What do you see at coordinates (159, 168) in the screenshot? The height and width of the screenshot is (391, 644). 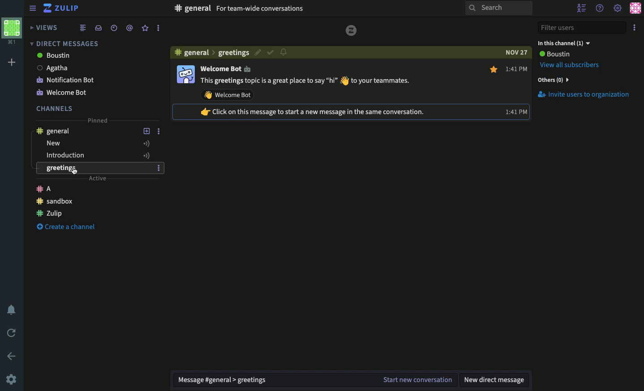 I see `Options` at bounding box center [159, 168].